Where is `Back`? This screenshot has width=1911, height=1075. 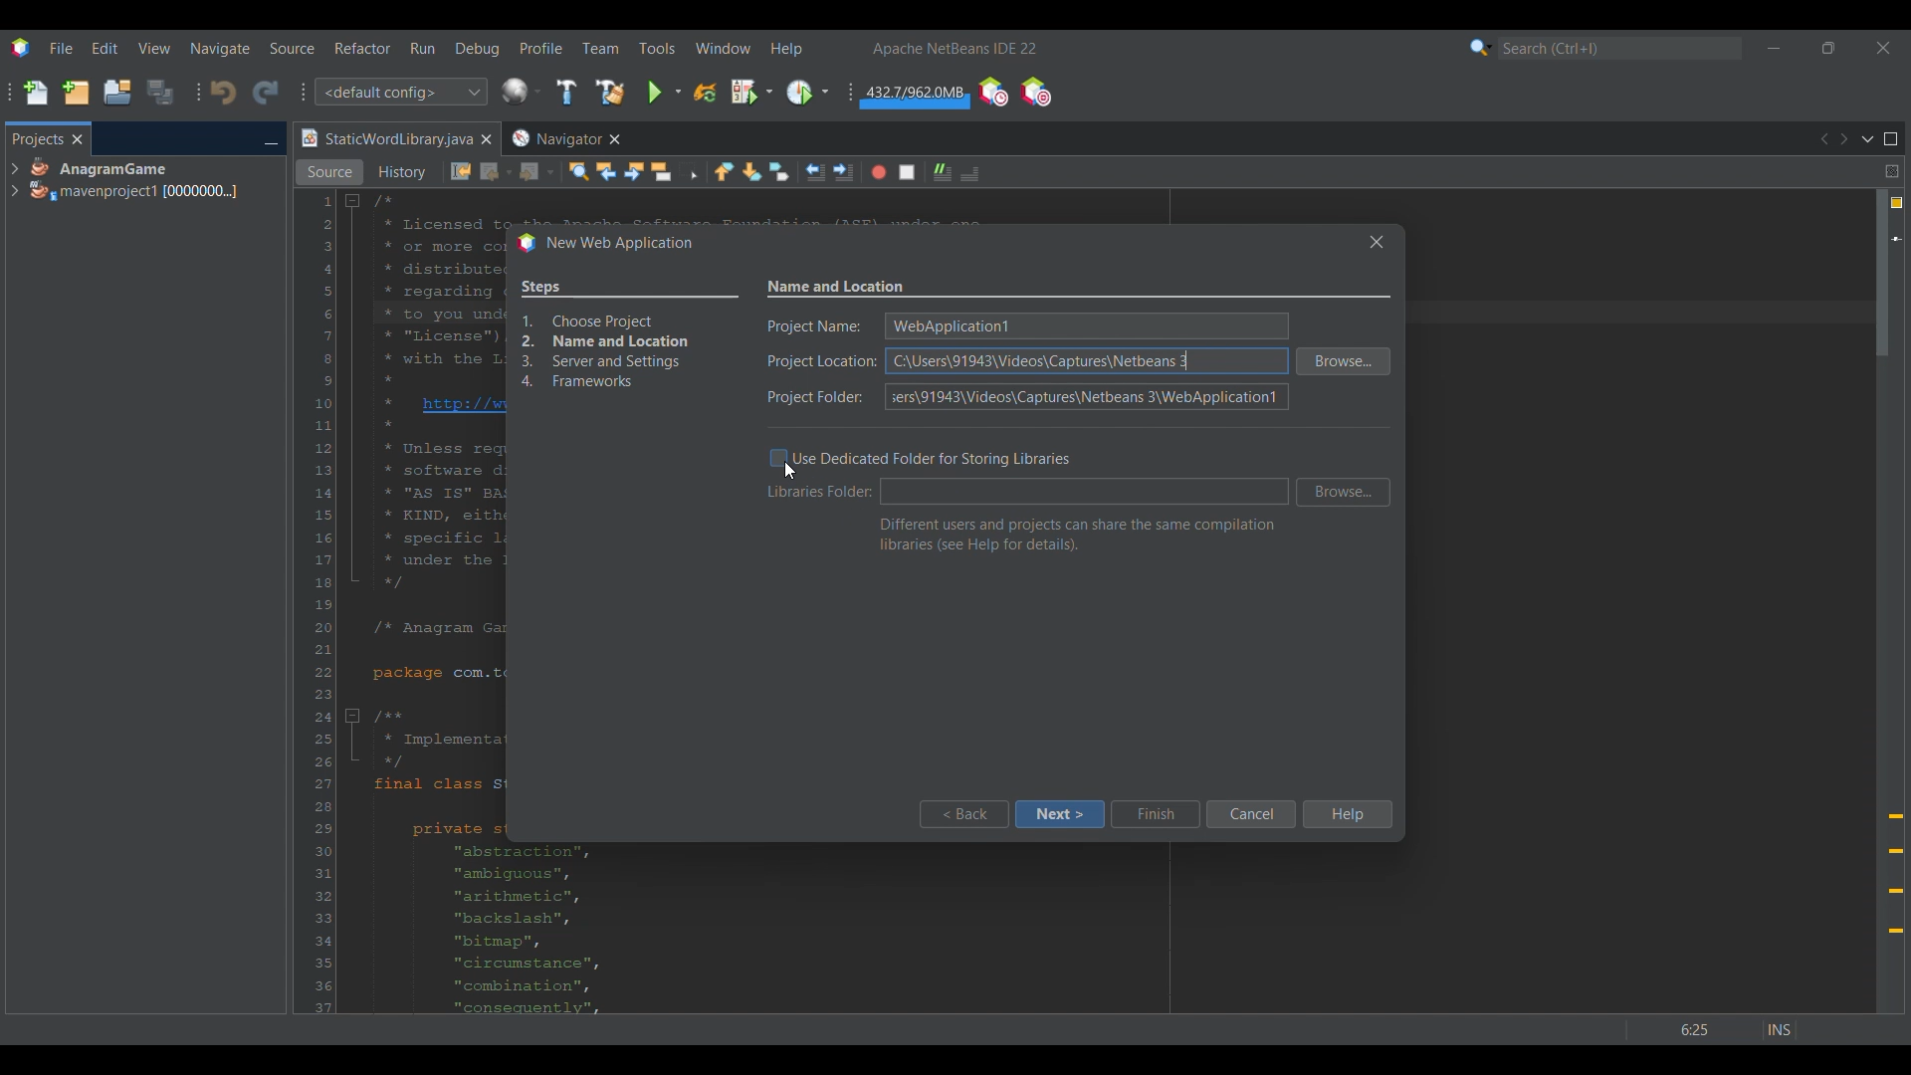
Back is located at coordinates (962, 814).